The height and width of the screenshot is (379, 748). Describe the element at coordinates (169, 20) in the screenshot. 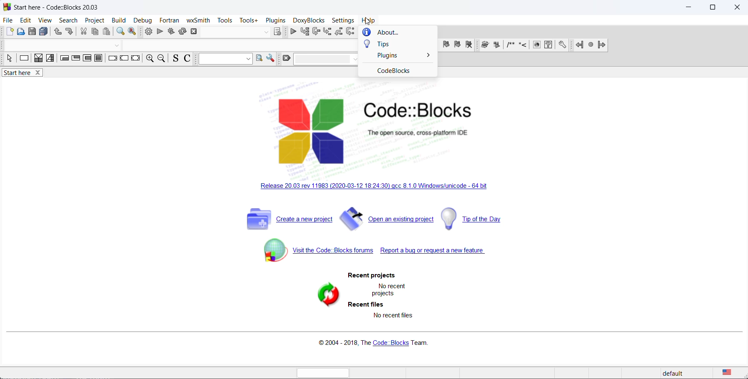

I see `fortran` at that location.